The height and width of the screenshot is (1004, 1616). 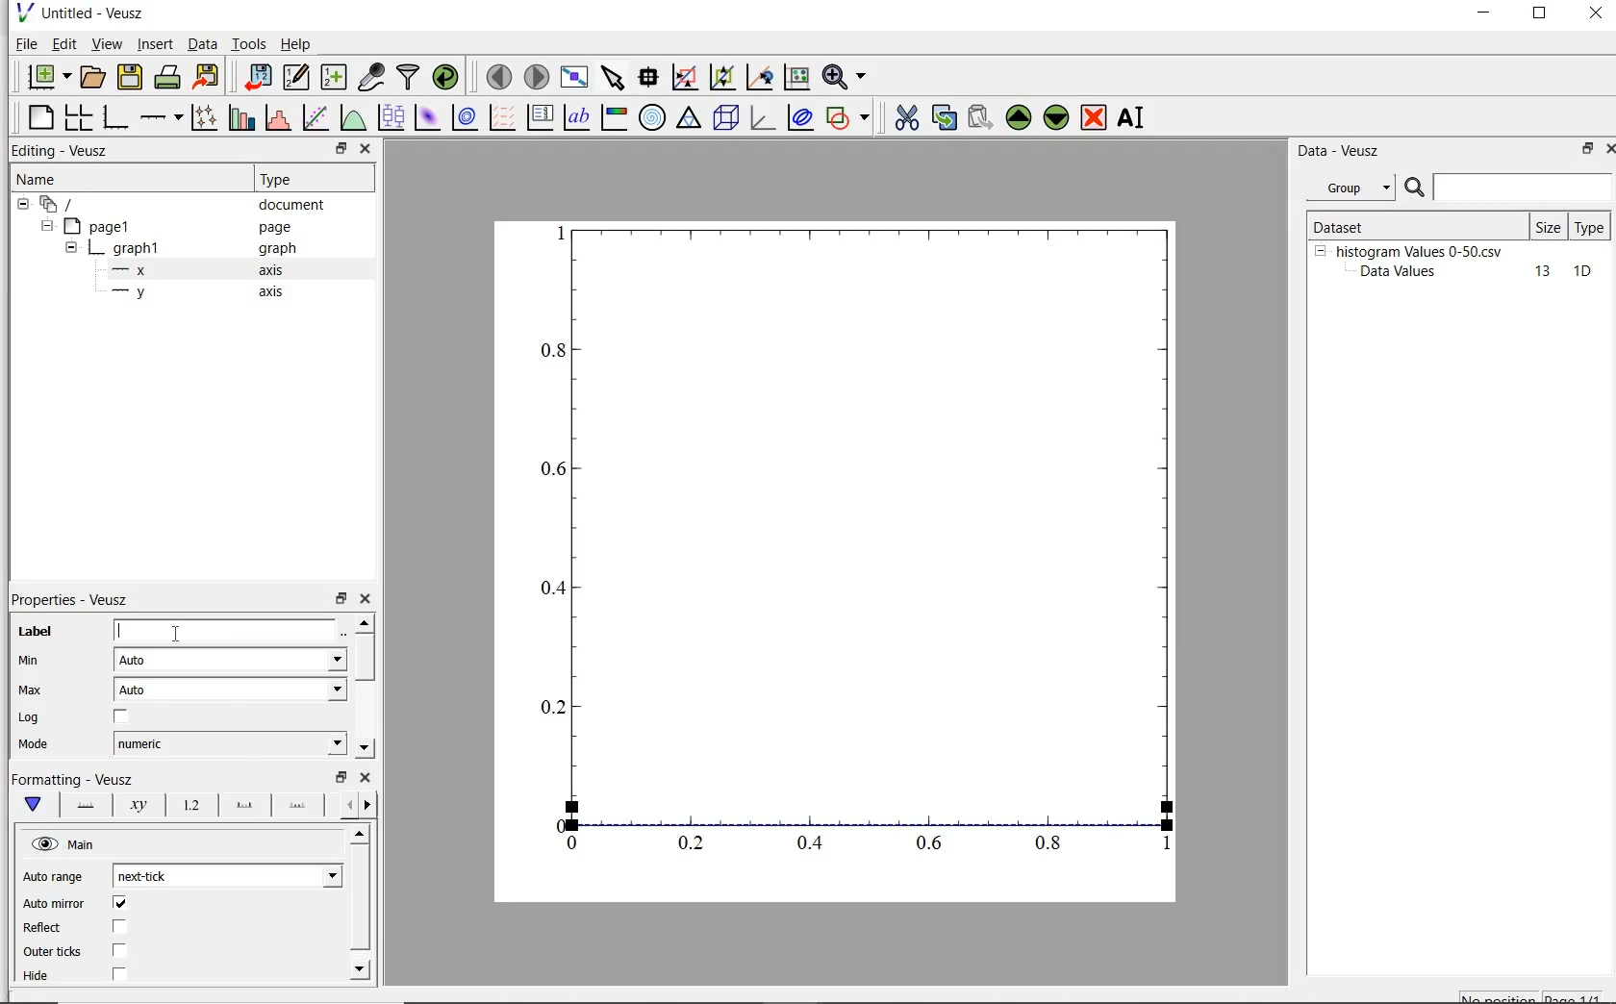 What do you see at coordinates (371, 78) in the screenshot?
I see `capture remote data` at bounding box center [371, 78].